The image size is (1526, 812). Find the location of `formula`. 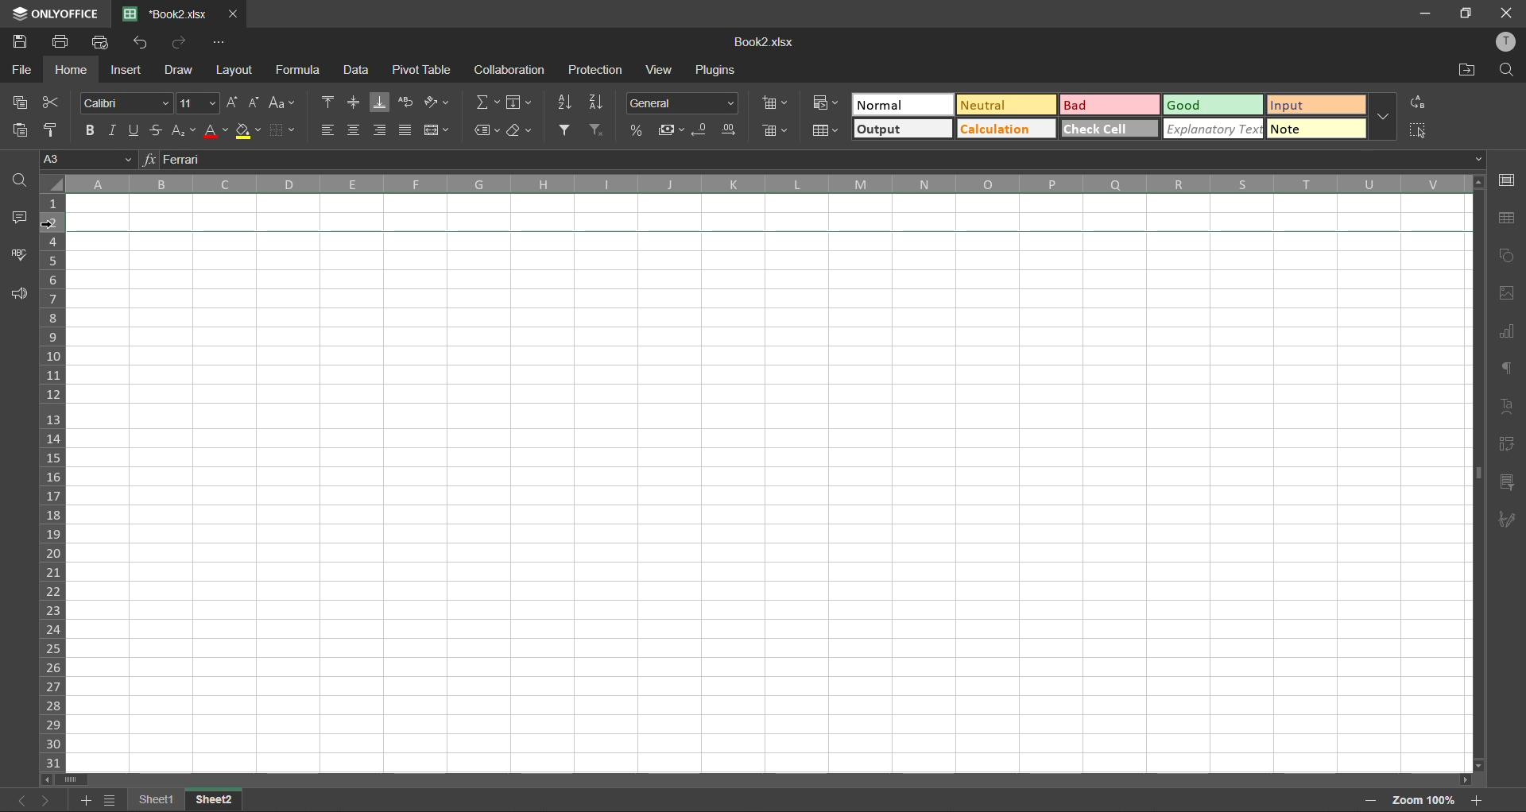

formula is located at coordinates (302, 73).